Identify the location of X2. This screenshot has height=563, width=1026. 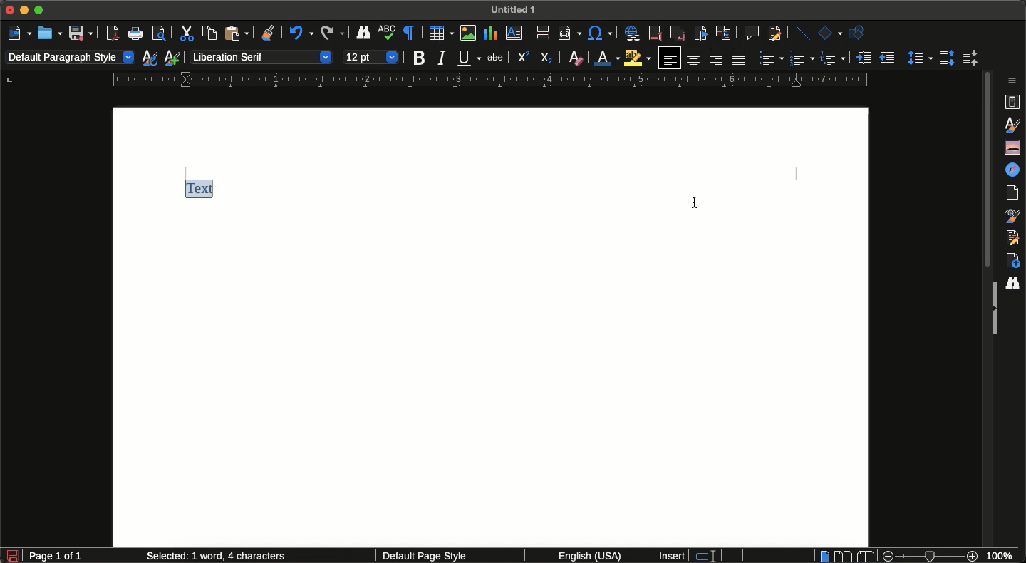
(546, 58).